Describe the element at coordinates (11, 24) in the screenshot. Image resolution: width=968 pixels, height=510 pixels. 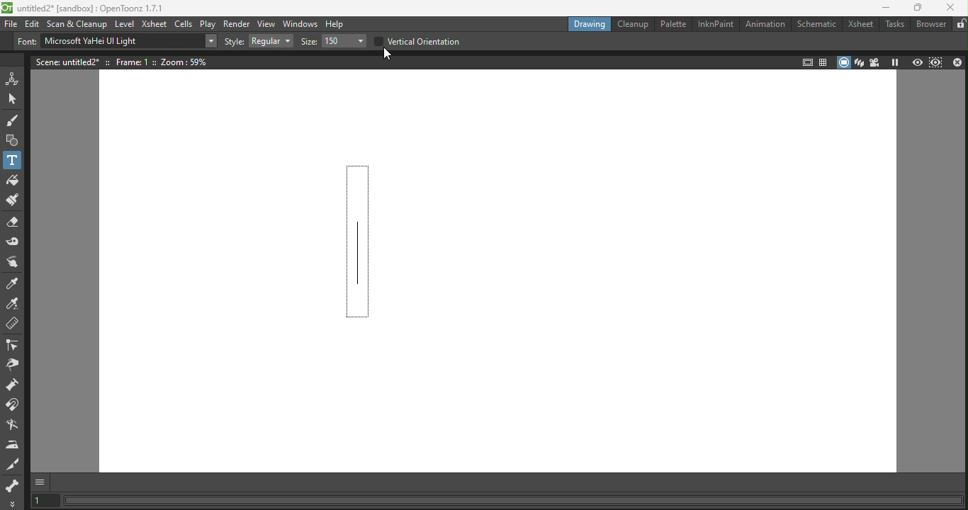
I see `File` at that location.